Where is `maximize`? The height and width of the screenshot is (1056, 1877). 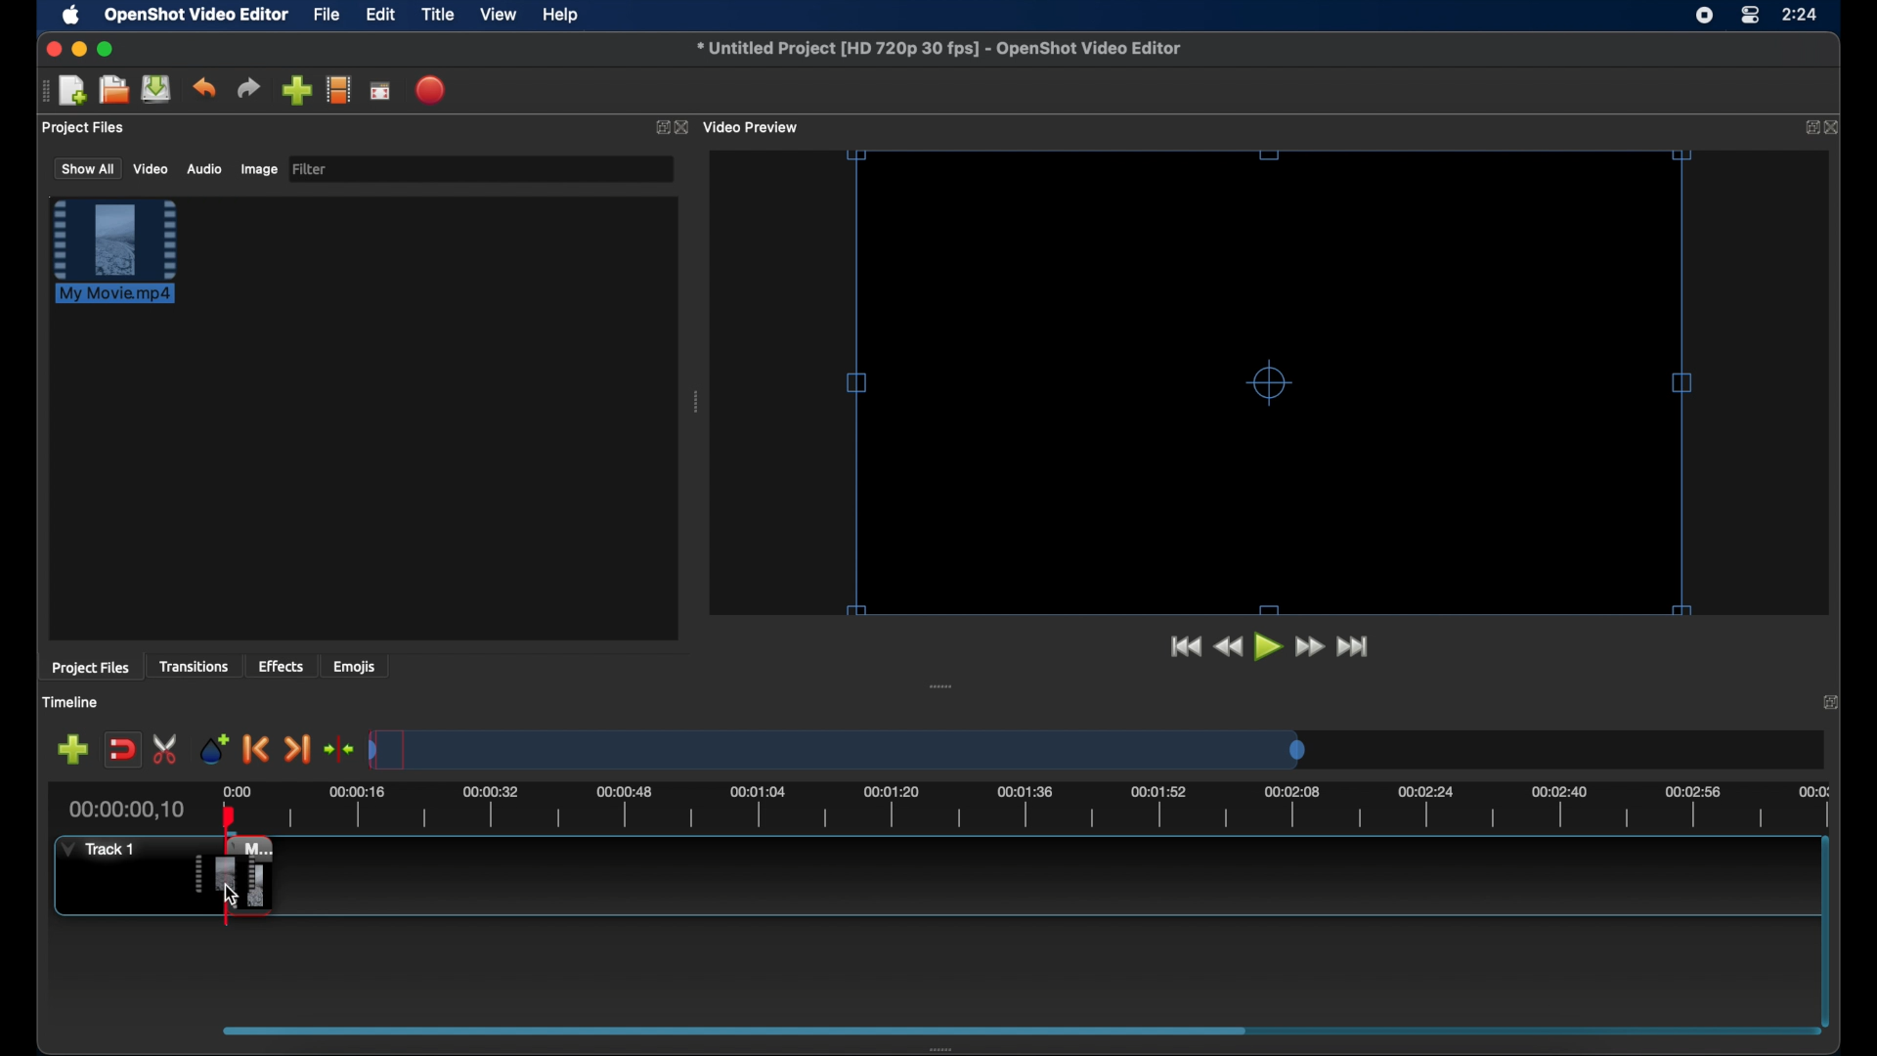
maximize is located at coordinates (108, 49).